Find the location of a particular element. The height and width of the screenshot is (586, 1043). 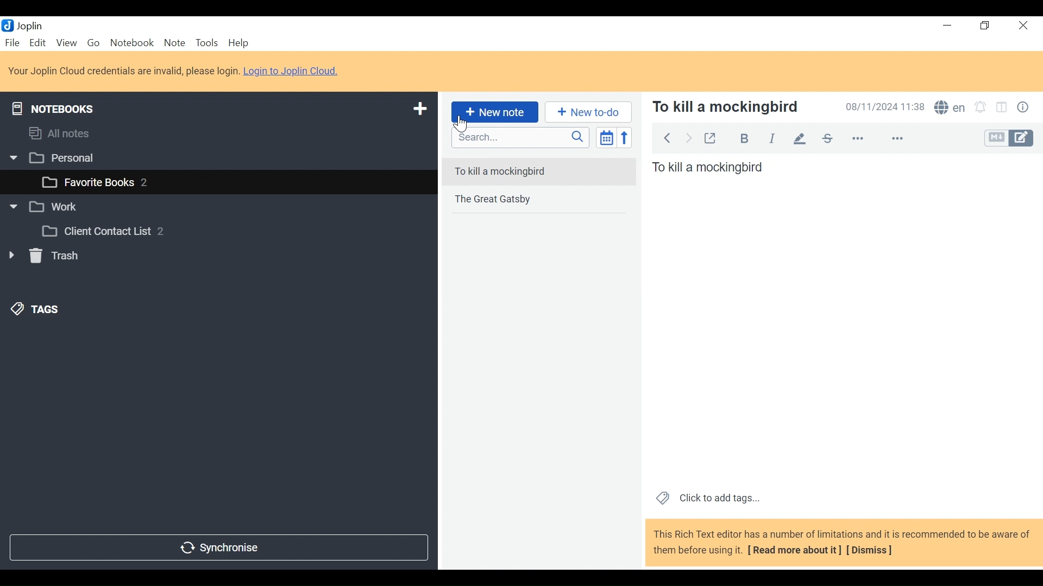

Note is located at coordinates (173, 43).